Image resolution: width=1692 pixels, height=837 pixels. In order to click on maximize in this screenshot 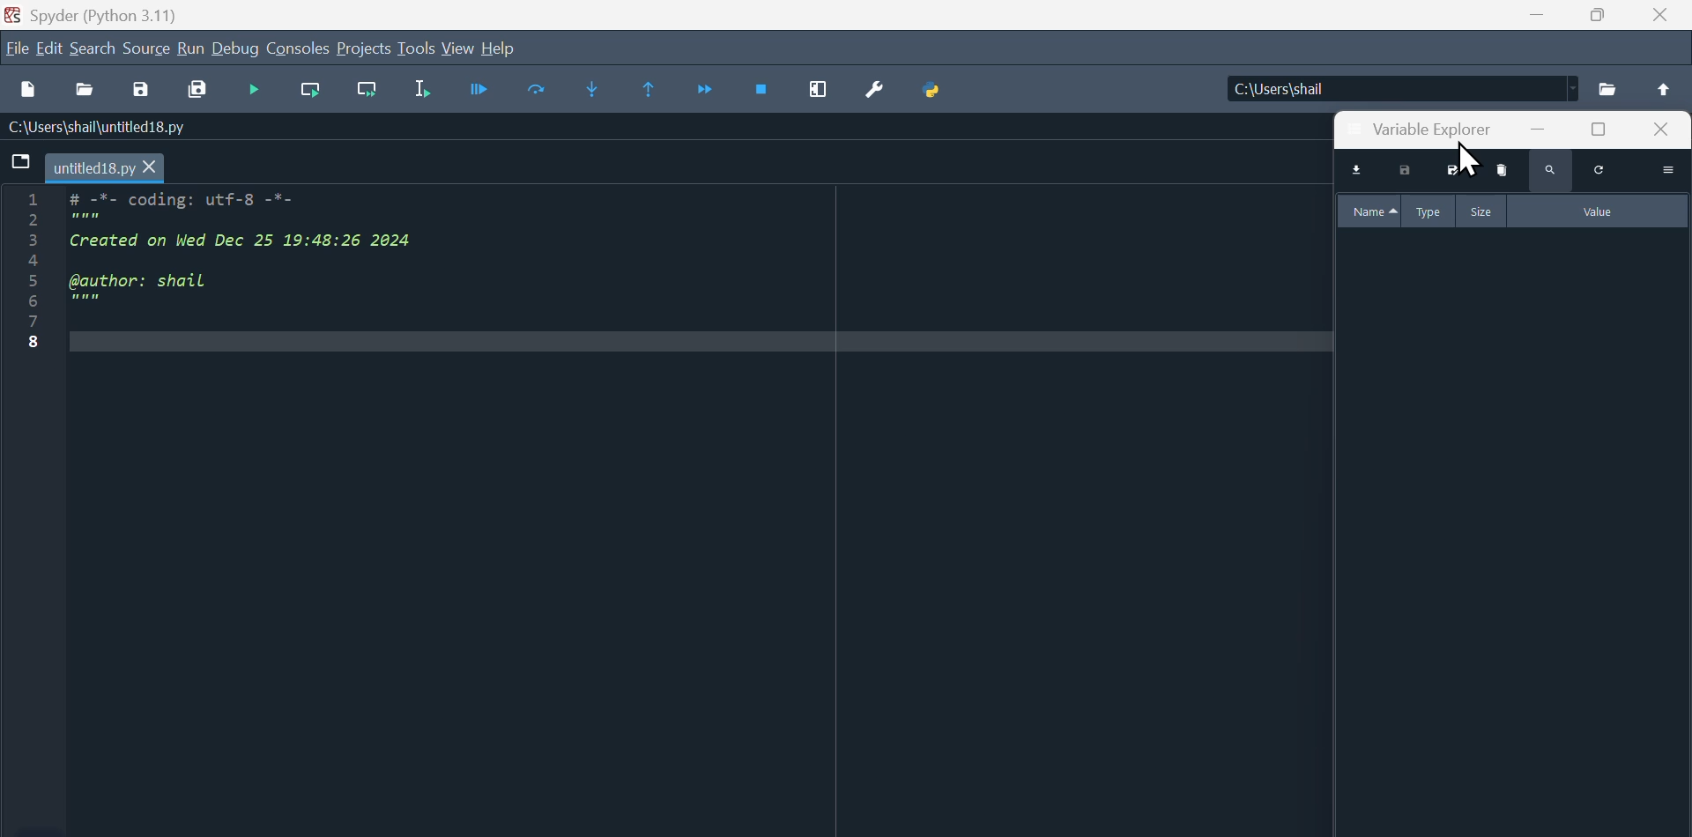, I will do `click(1608, 132)`.